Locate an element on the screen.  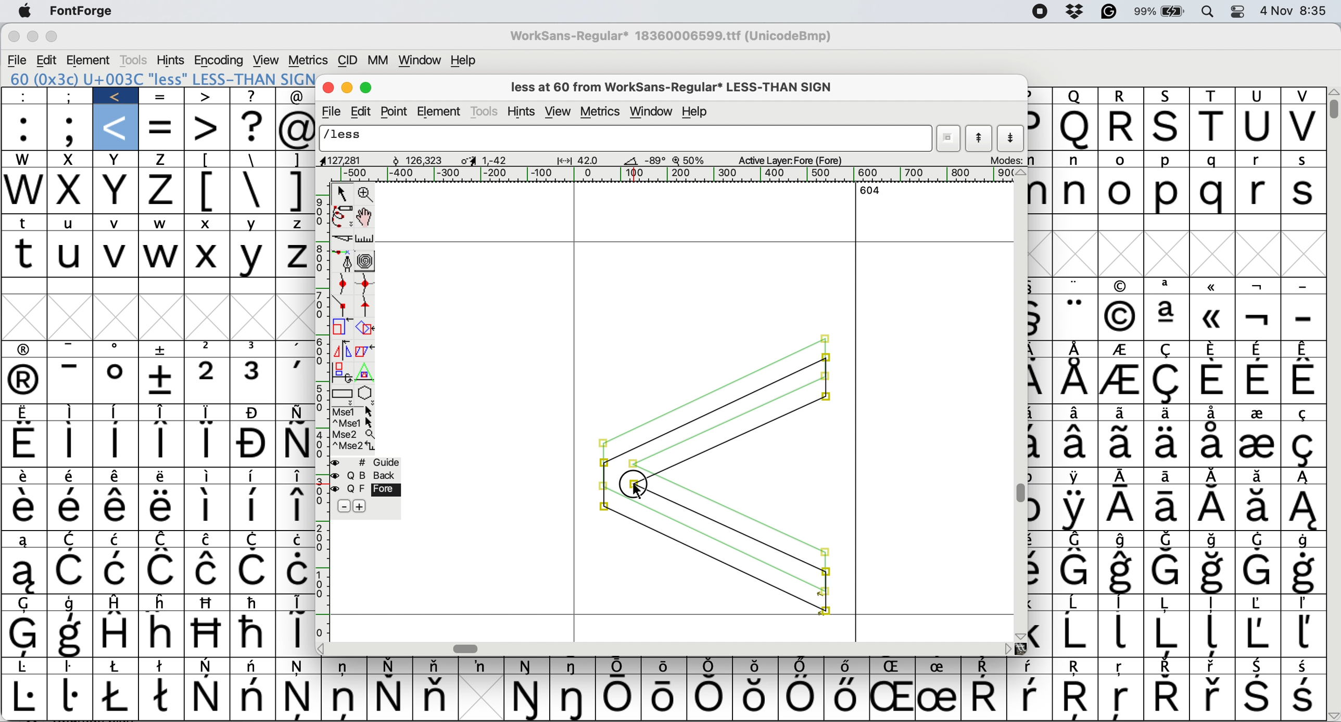
Symbol is located at coordinates (26, 414).